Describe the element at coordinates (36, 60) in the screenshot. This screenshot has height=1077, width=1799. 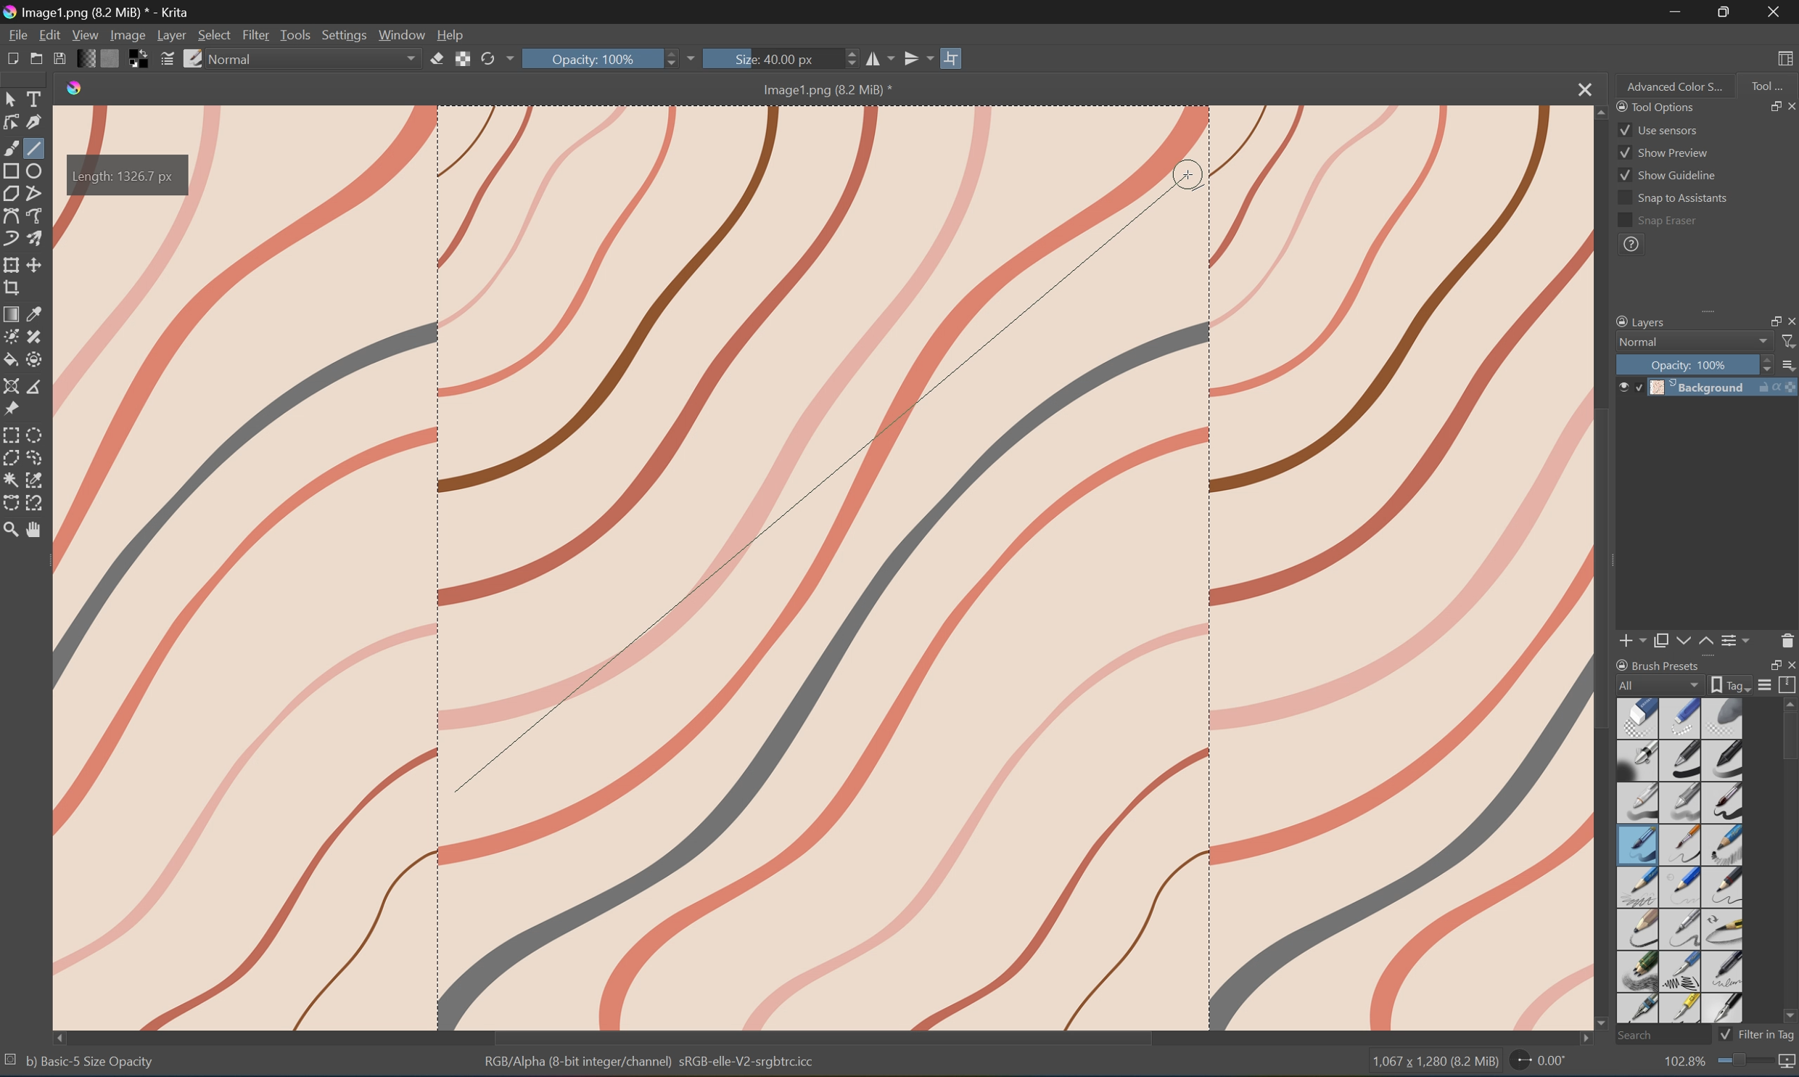
I see `Open existing document` at that location.